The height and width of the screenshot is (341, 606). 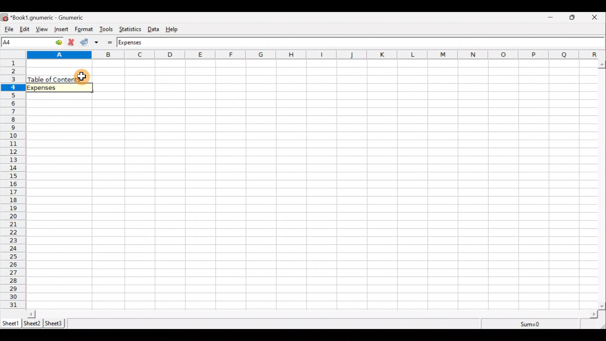 What do you see at coordinates (313, 314) in the screenshot?
I see `Scroll bar` at bounding box center [313, 314].